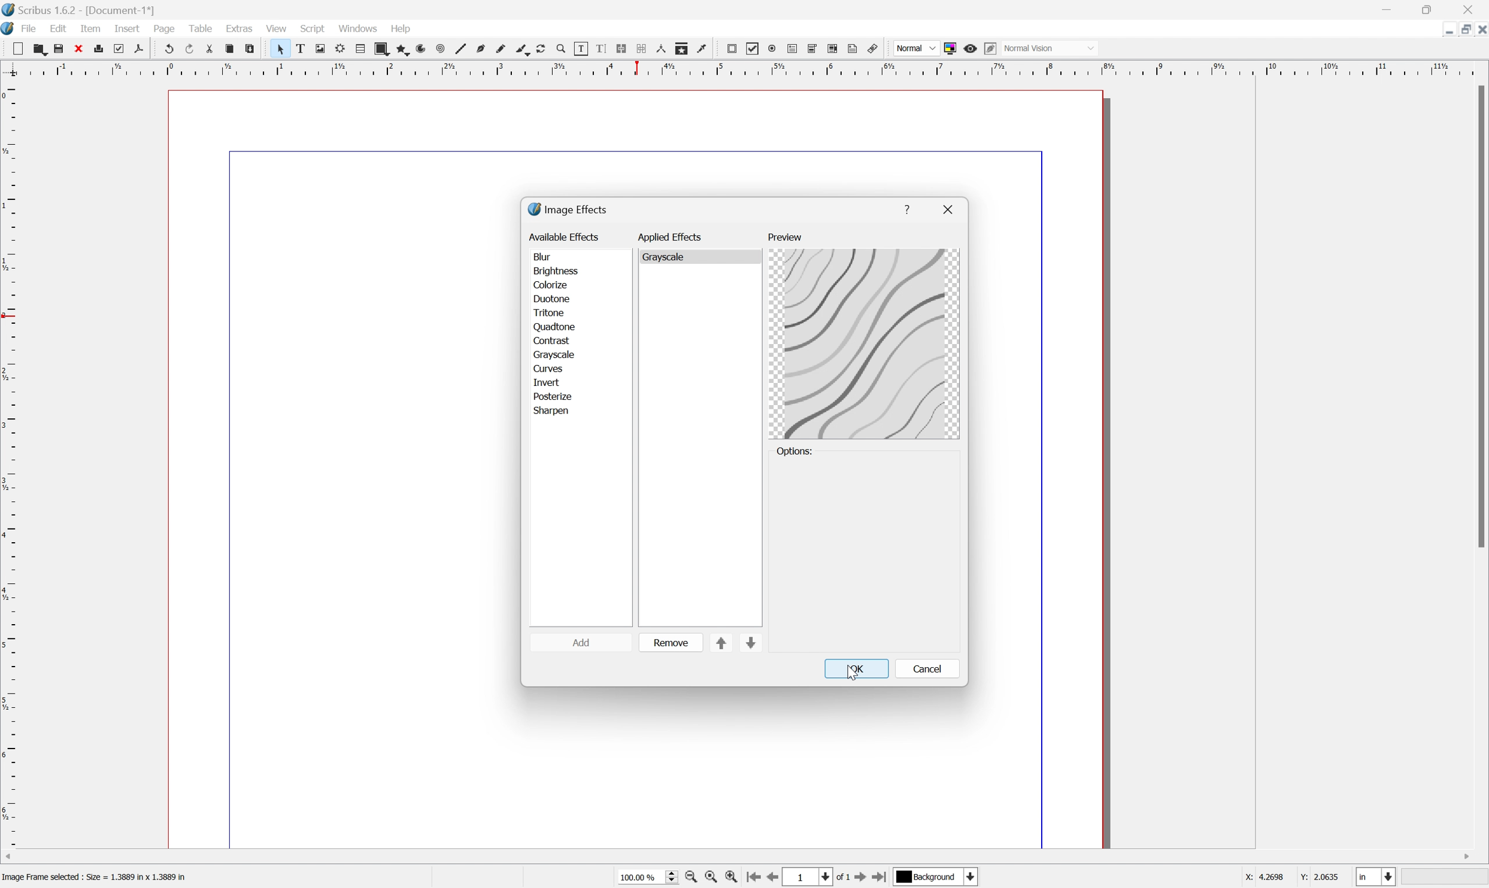 This screenshot has width=1489, height=888. I want to click on Link annotation, so click(870, 48).